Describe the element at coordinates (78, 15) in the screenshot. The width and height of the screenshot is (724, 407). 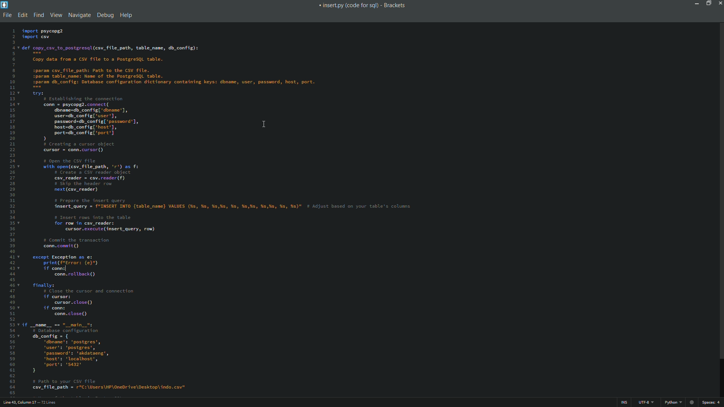
I see `navigate menu` at that location.